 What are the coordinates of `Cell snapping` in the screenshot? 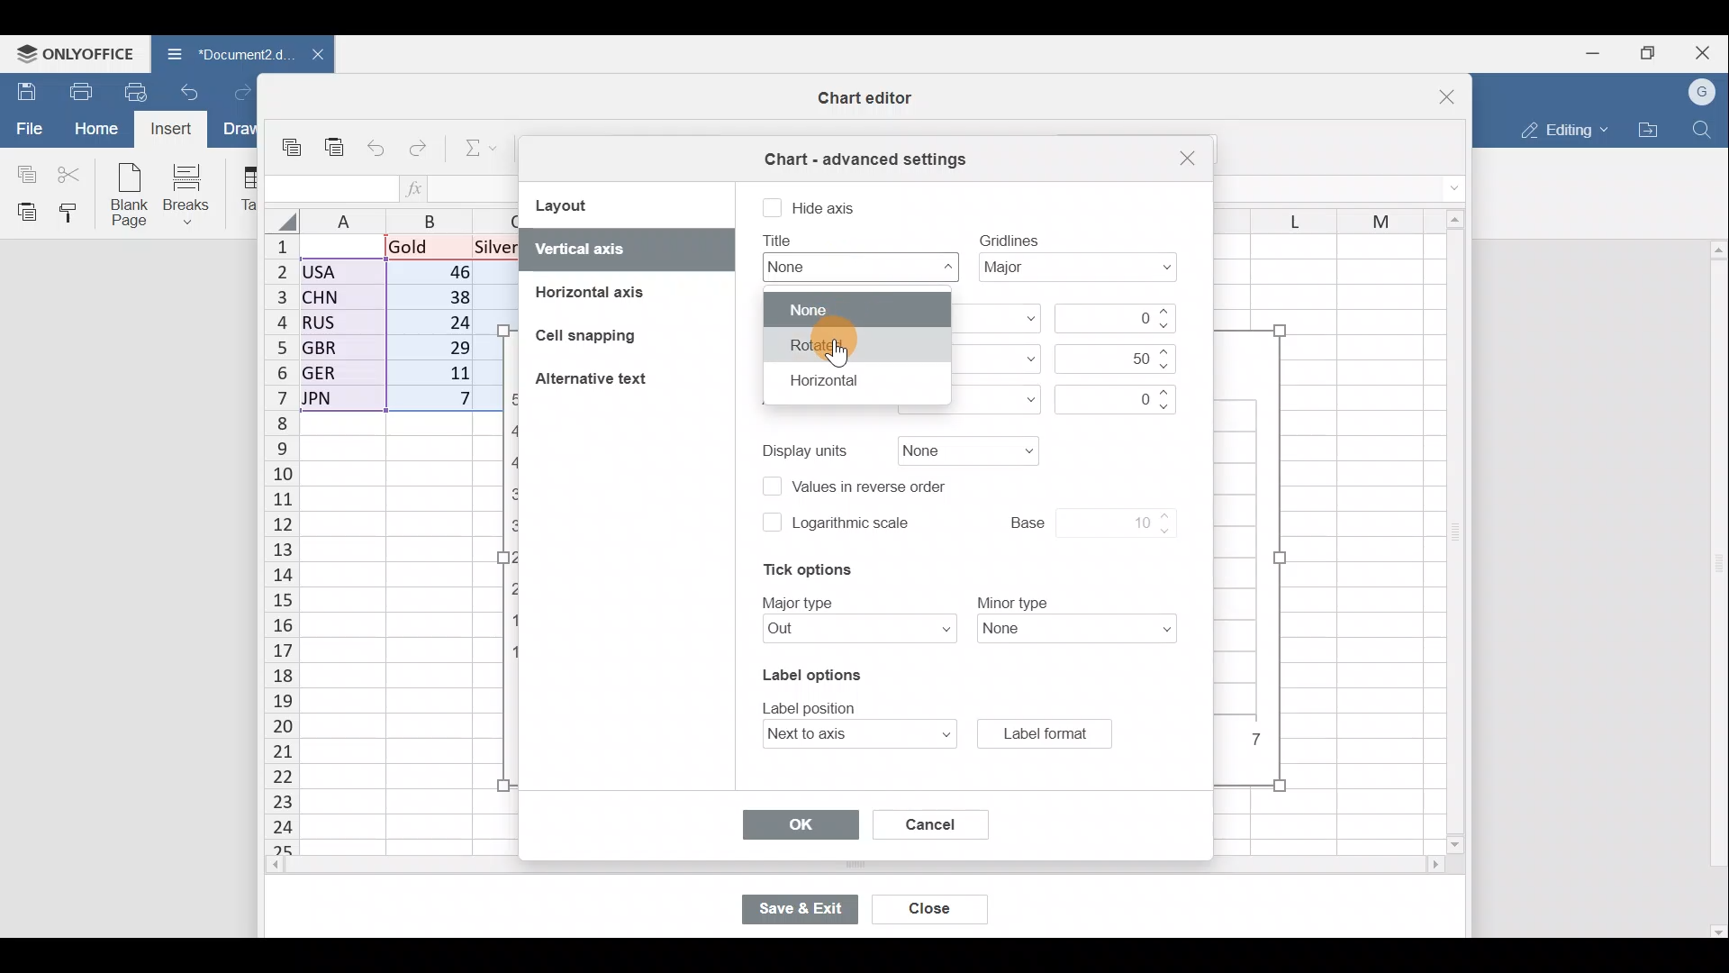 It's located at (582, 336).